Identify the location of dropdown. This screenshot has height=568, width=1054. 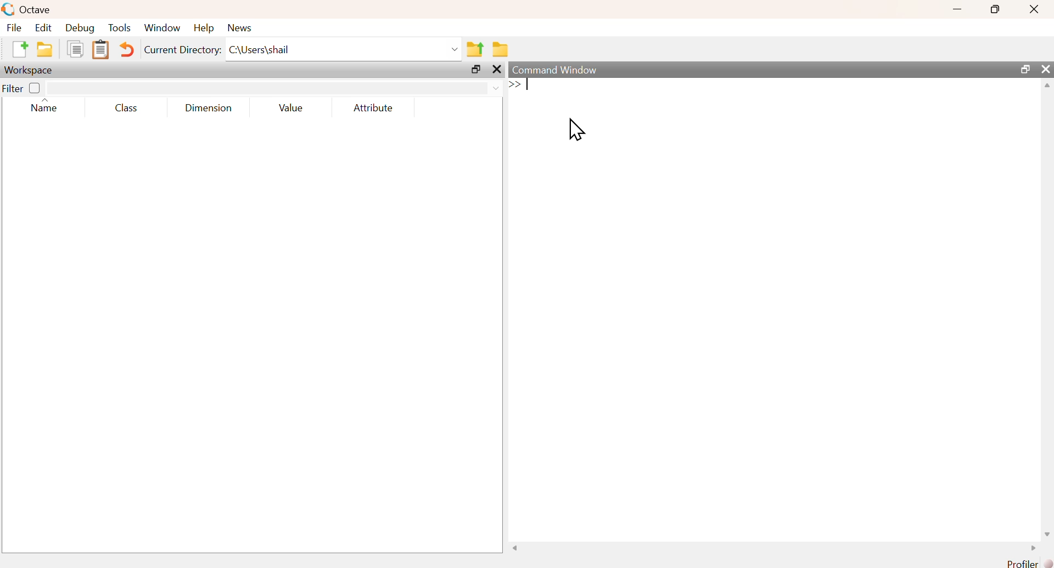
(454, 49).